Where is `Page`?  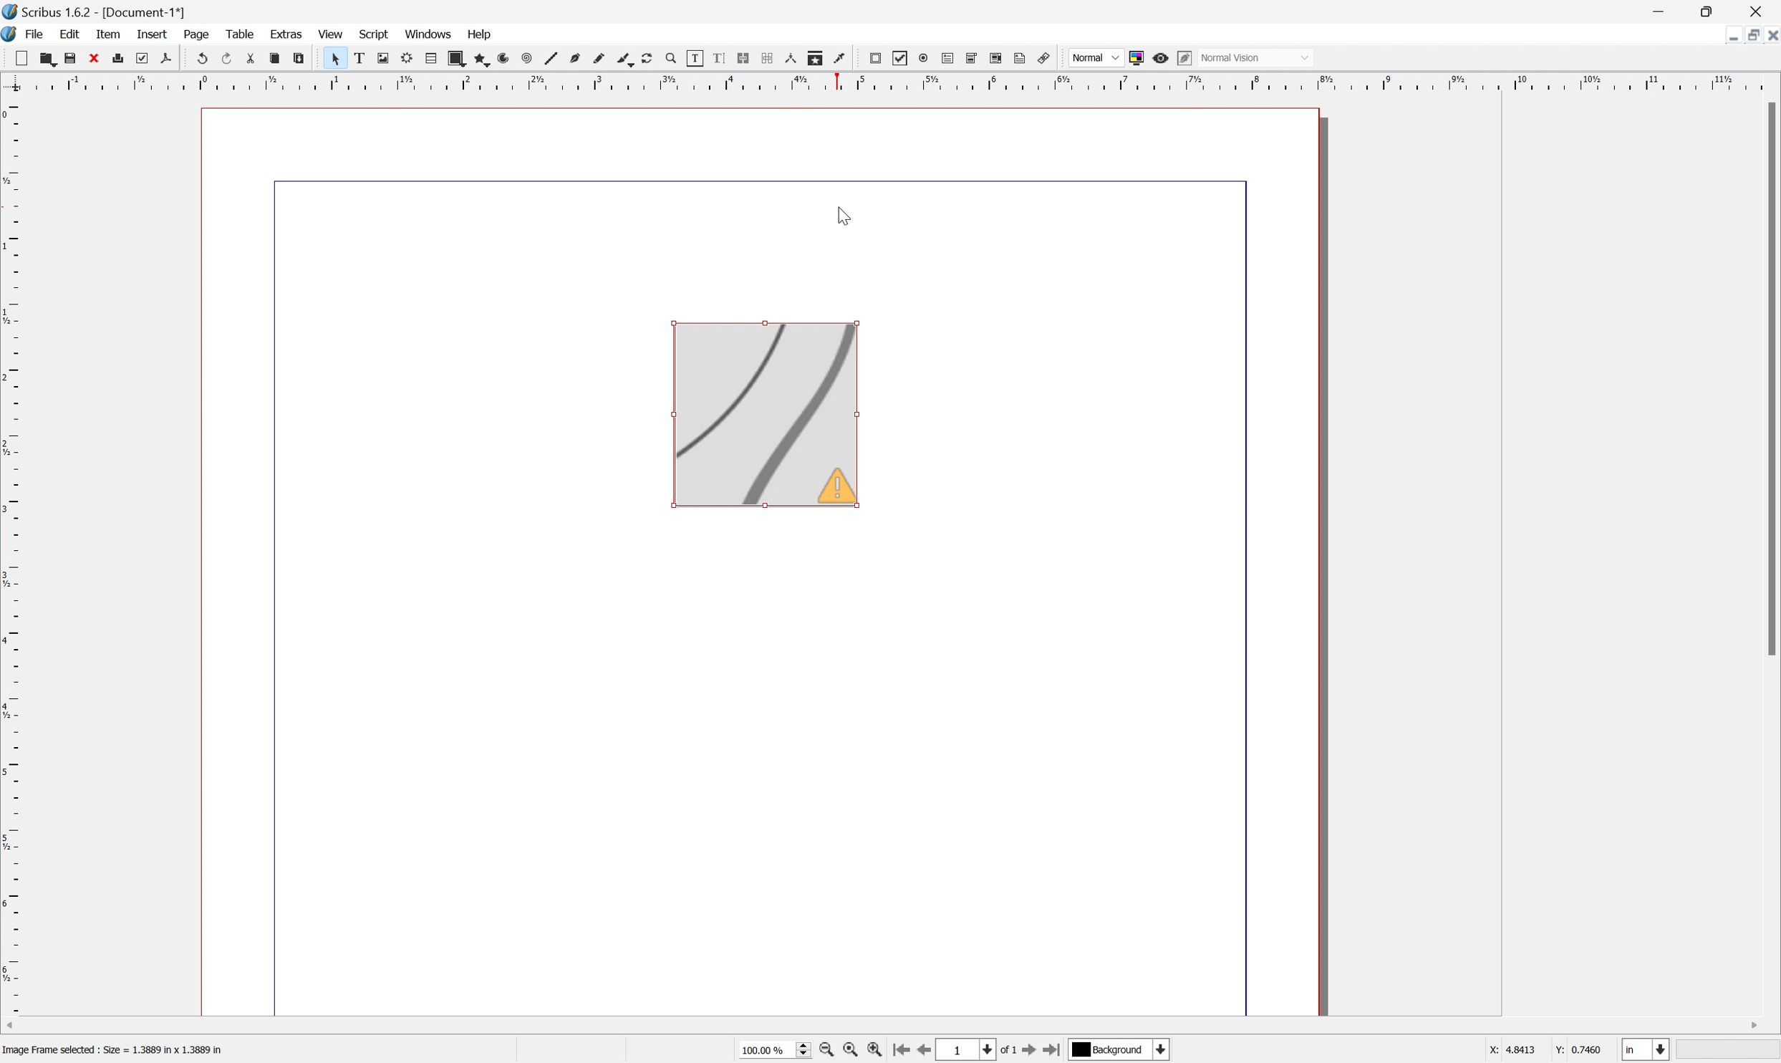 Page is located at coordinates (195, 34).